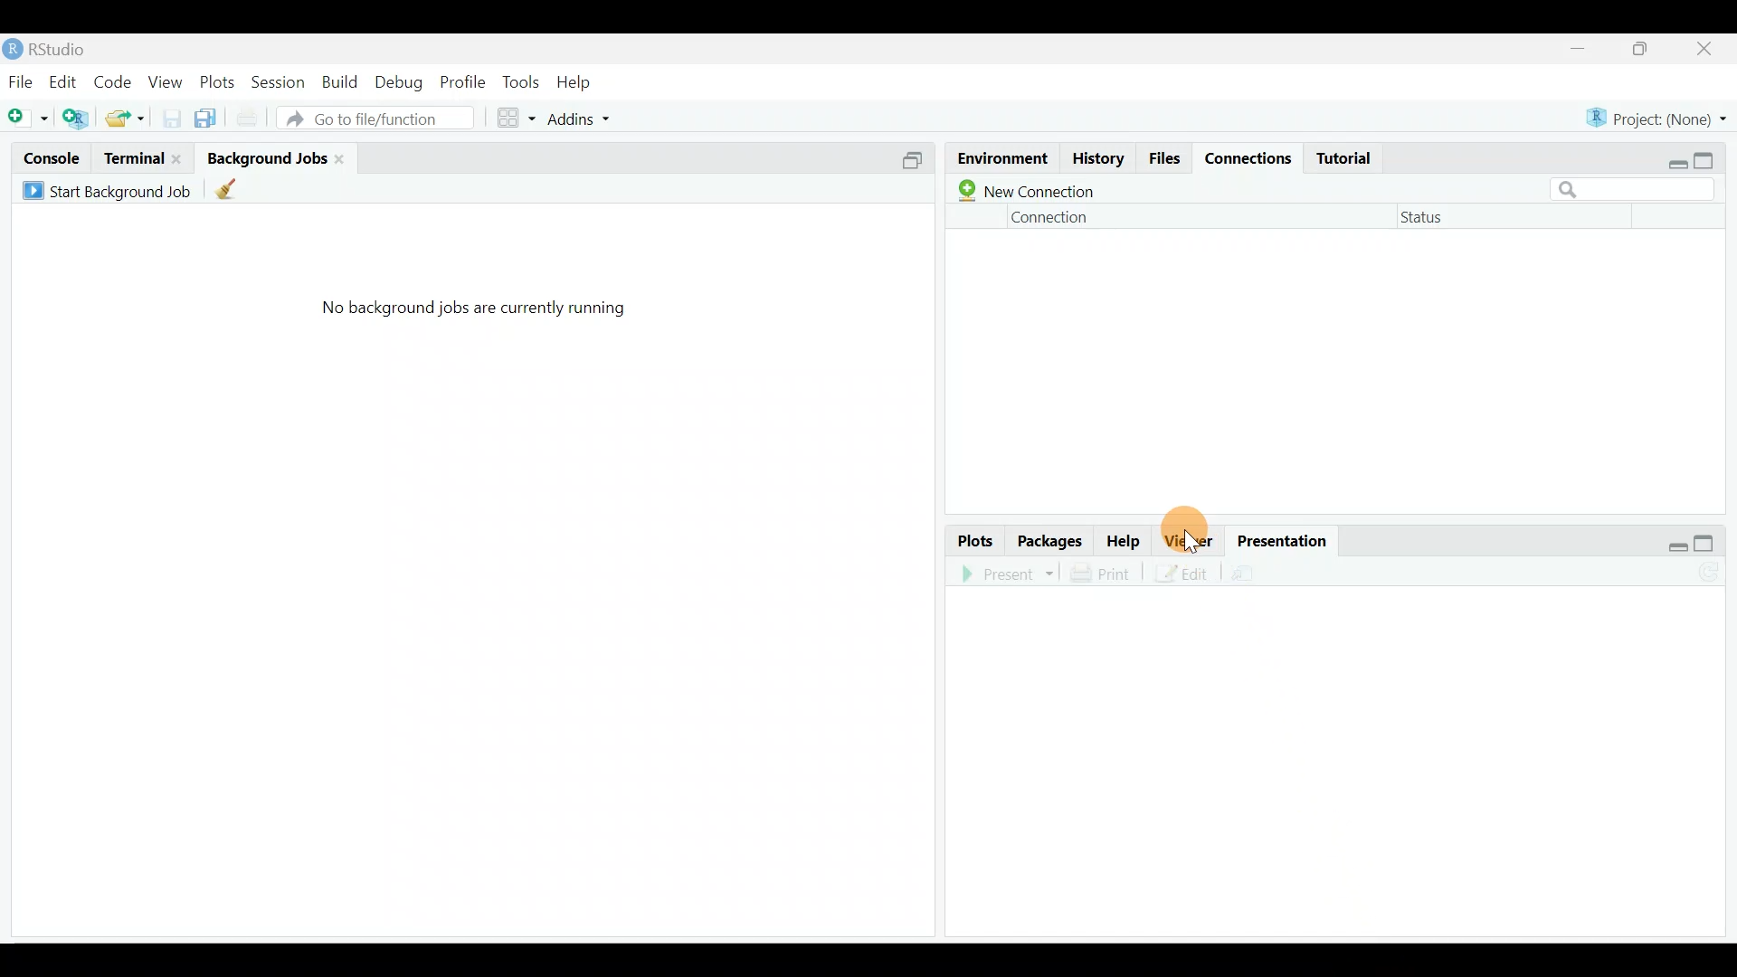  Describe the element at coordinates (116, 79) in the screenshot. I see `Code` at that location.